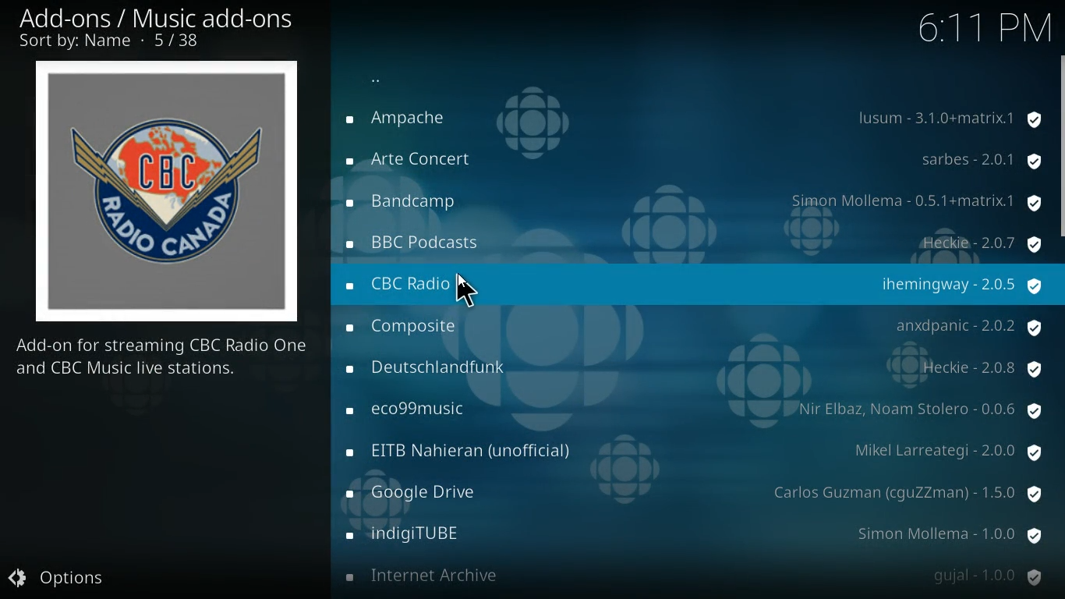 This screenshot has height=599, width=1065. Describe the element at coordinates (401, 118) in the screenshot. I see `radio name` at that location.